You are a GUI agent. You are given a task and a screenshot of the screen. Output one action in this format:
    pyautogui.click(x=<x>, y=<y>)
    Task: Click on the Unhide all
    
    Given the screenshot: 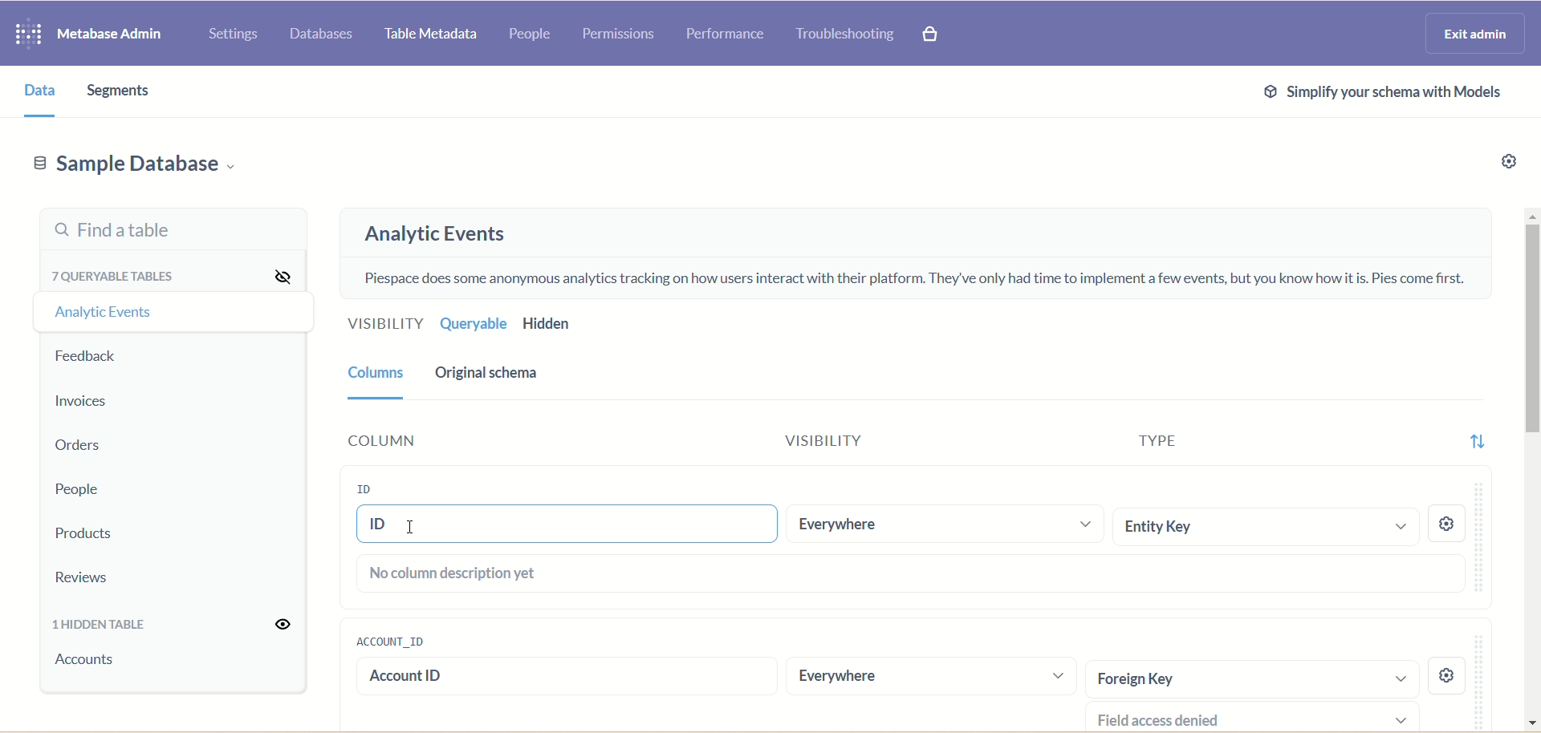 What is the action you would take?
    pyautogui.click(x=282, y=622)
    